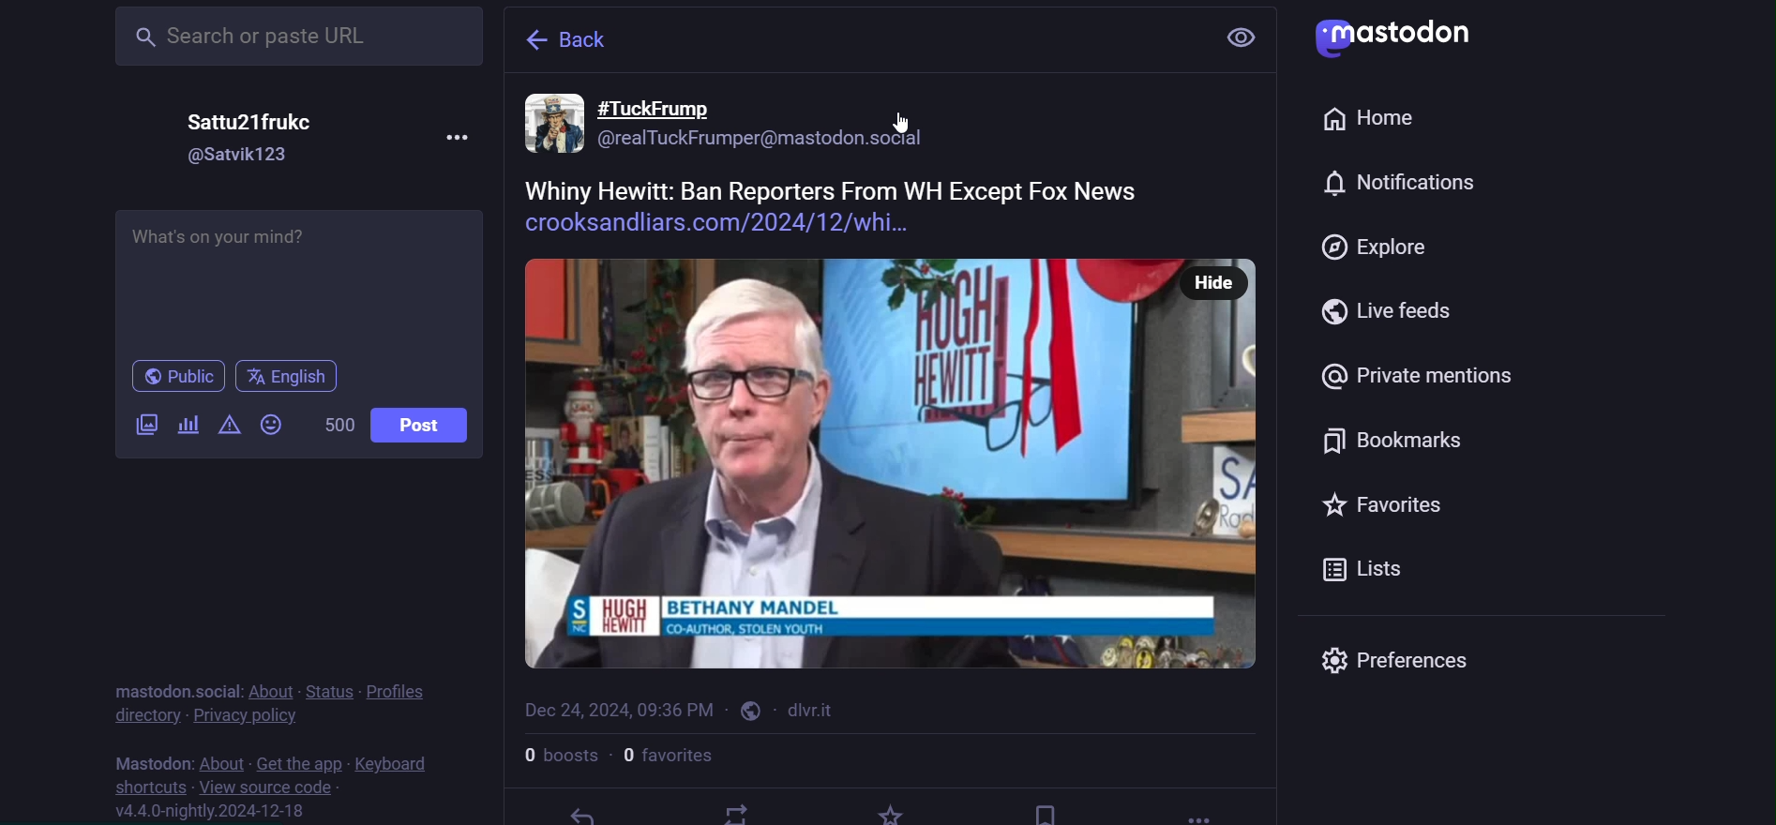 This screenshot has width=1776, height=825. What do you see at coordinates (750, 710) in the screenshot?
I see `public` at bounding box center [750, 710].